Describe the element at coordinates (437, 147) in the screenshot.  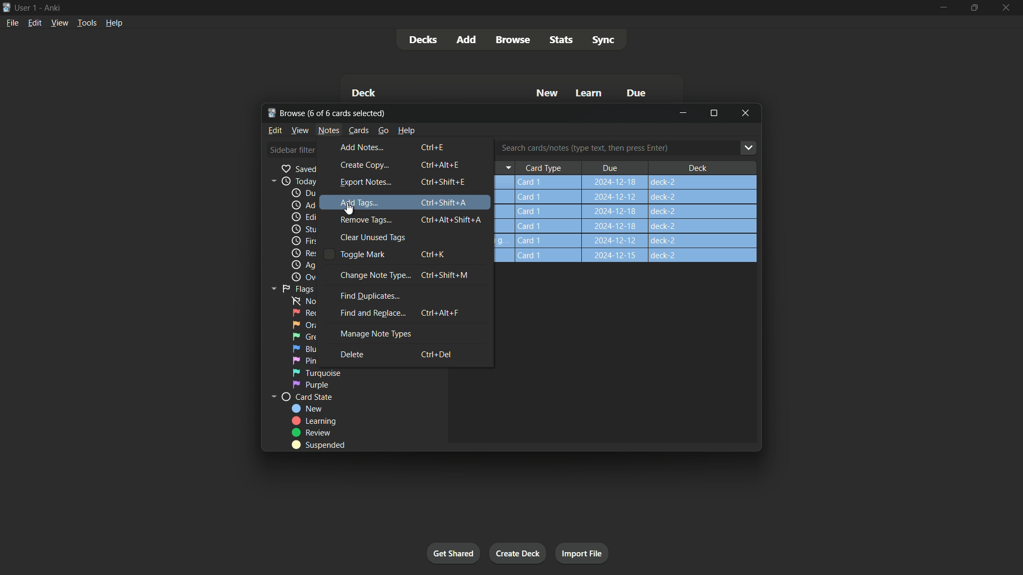
I see `Ctrl + E` at that location.